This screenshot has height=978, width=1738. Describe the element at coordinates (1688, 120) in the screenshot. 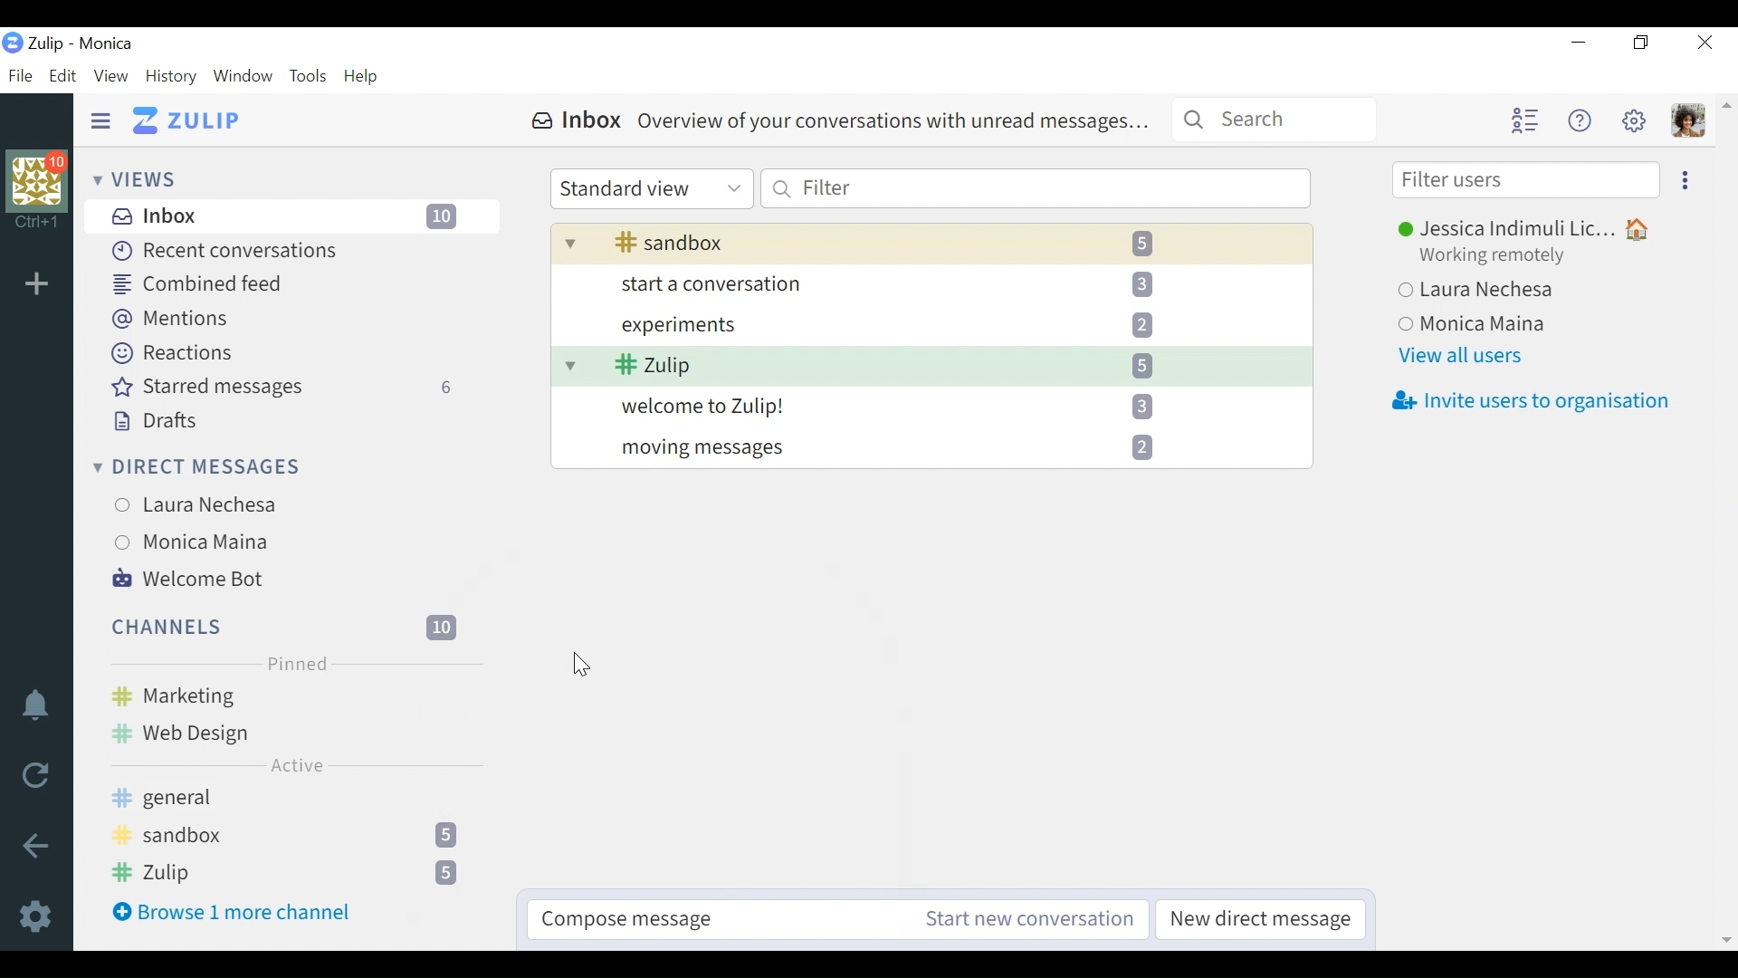

I see `Profile` at that location.